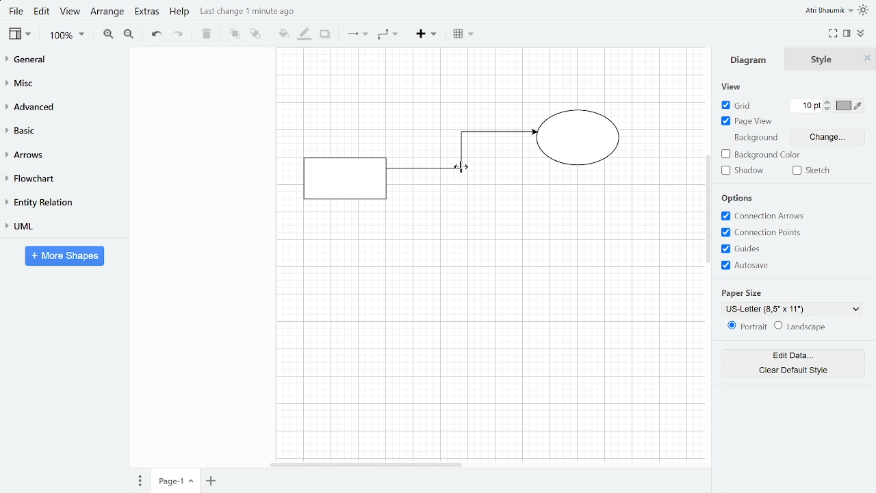 This screenshot has width=876, height=493. Describe the element at coordinates (708, 208) in the screenshot. I see `Vertical scrollbar` at that location.